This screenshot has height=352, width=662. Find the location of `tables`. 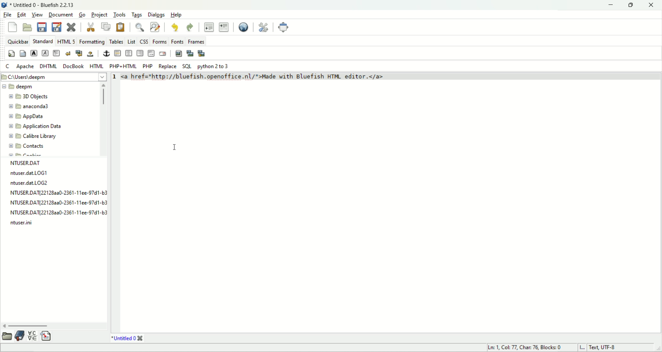

tables is located at coordinates (116, 40).